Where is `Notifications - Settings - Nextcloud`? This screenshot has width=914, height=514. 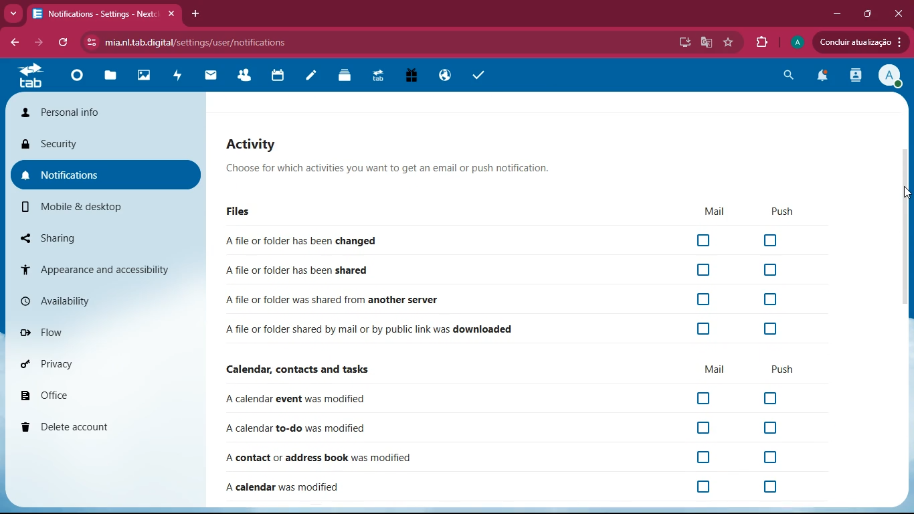
Notifications - Settings - Nextcloud is located at coordinates (104, 13).